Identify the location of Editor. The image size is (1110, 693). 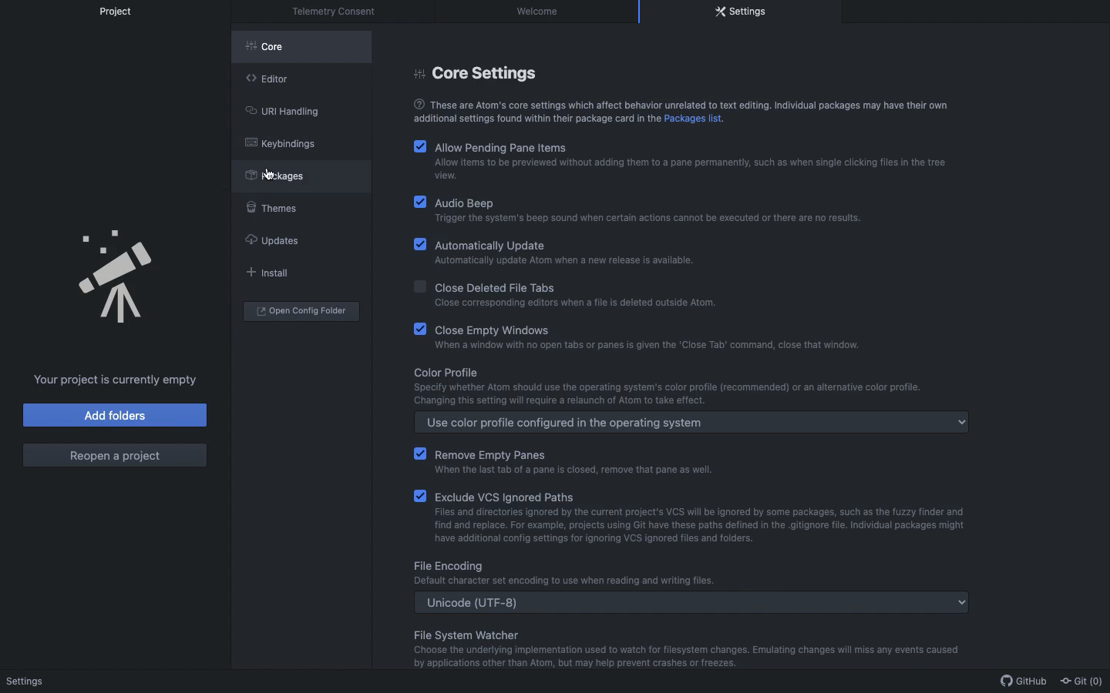
(267, 77).